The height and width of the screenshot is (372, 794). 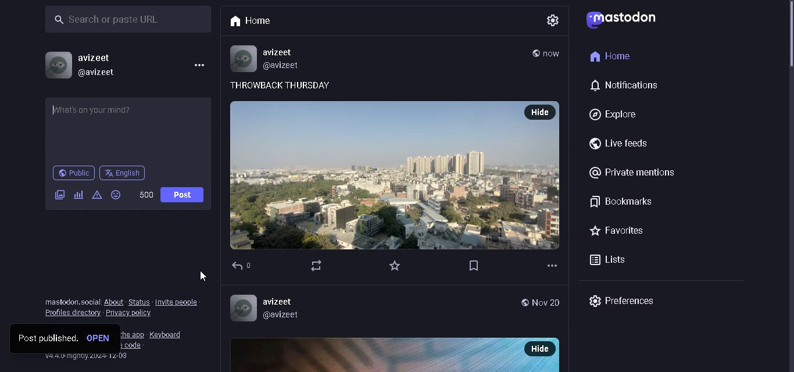 What do you see at coordinates (140, 301) in the screenshot?
I see `status` at bounding box center [140, 301].